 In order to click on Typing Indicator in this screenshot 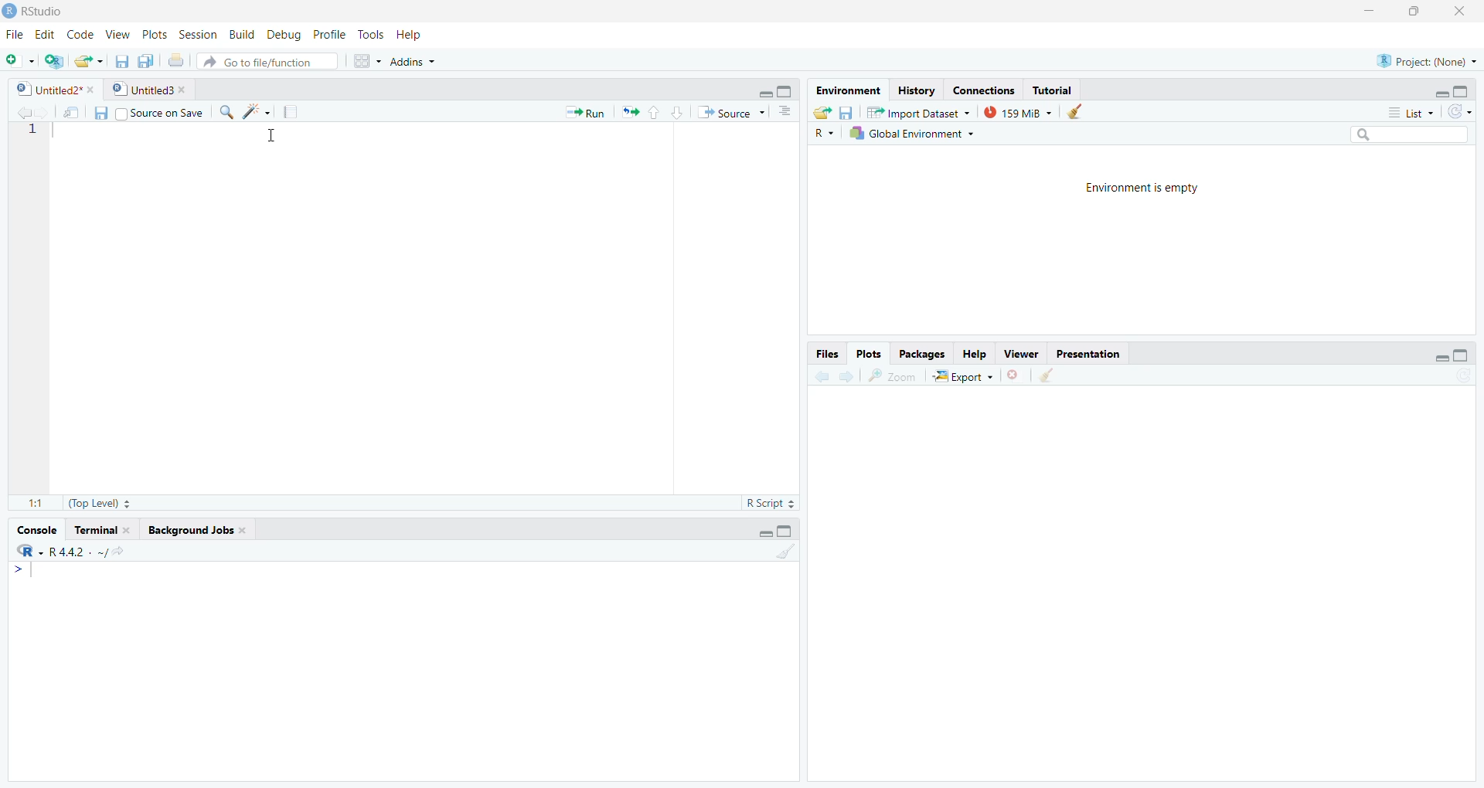, I will do `click(23, 571)`.